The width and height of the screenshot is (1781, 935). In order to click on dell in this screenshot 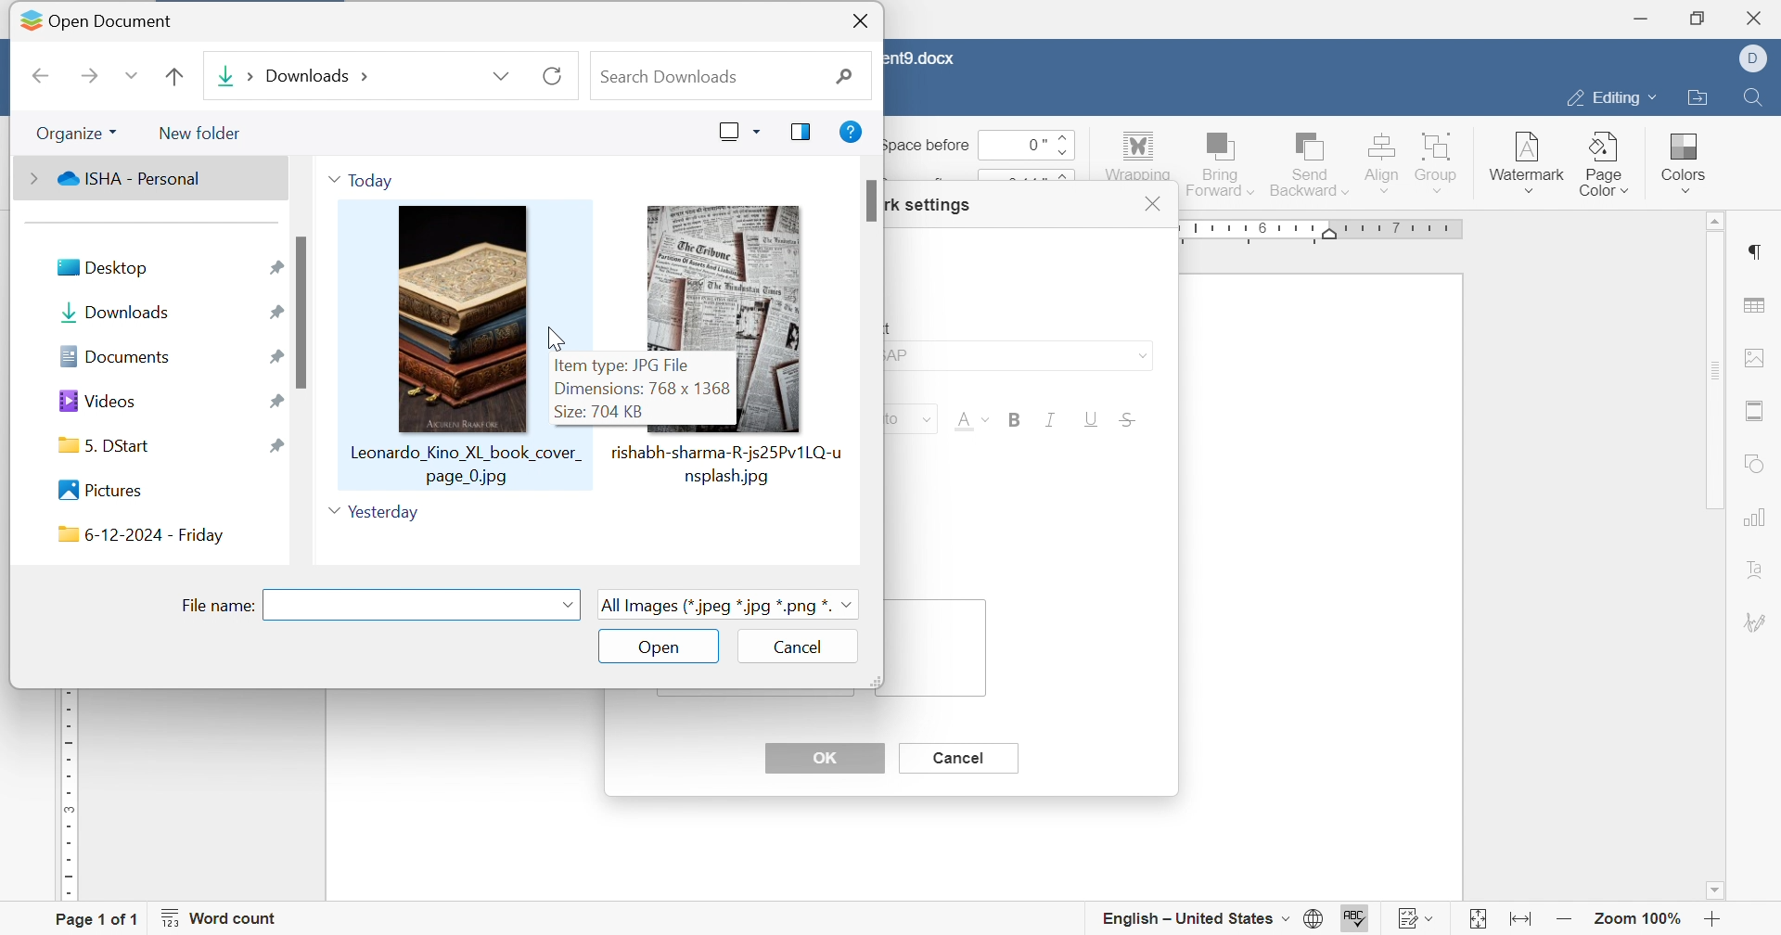, I will do `click(1760, 59)`.